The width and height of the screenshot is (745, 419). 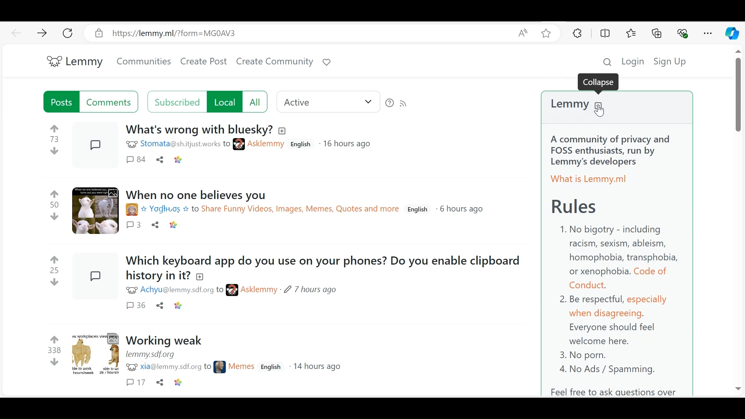 I want to click on 50, so click(x=54, y=204).